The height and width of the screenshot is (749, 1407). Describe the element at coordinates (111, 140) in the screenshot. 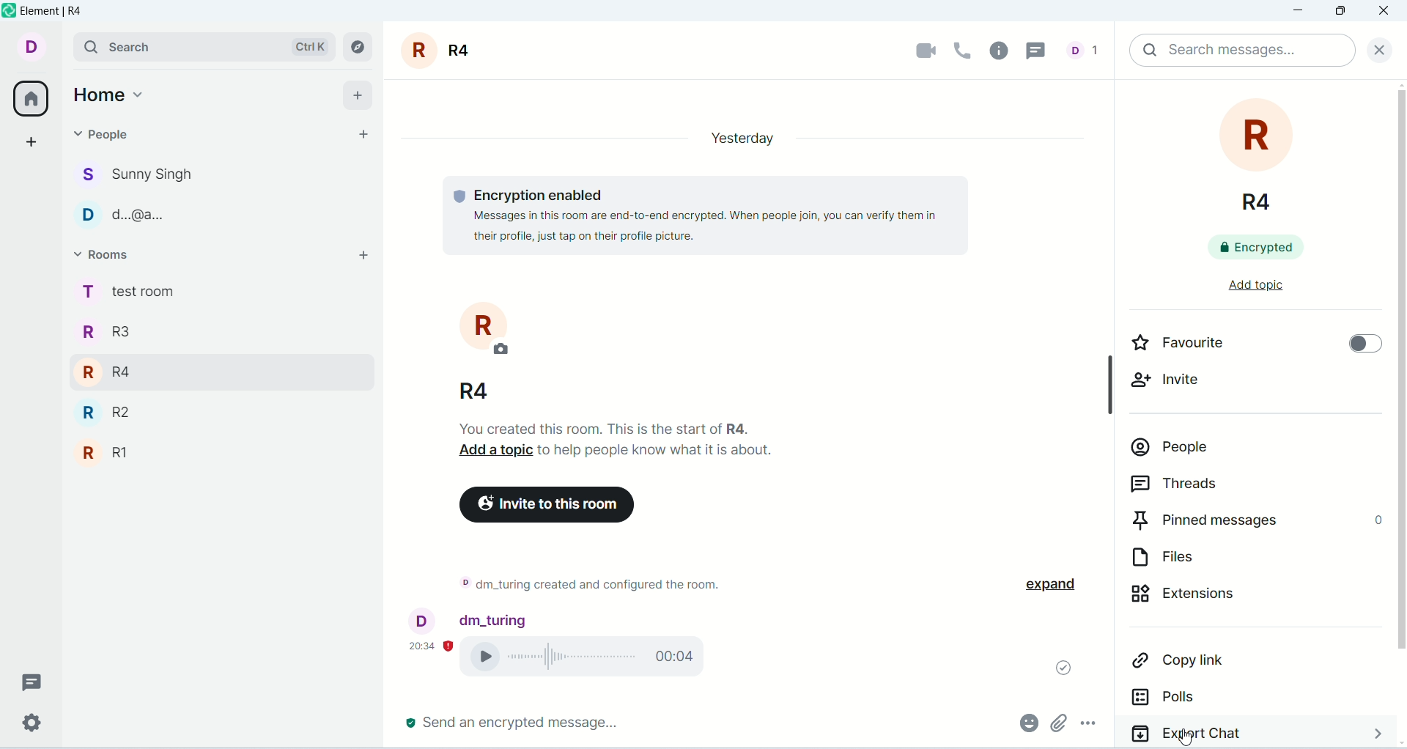

I see `people` at that location.